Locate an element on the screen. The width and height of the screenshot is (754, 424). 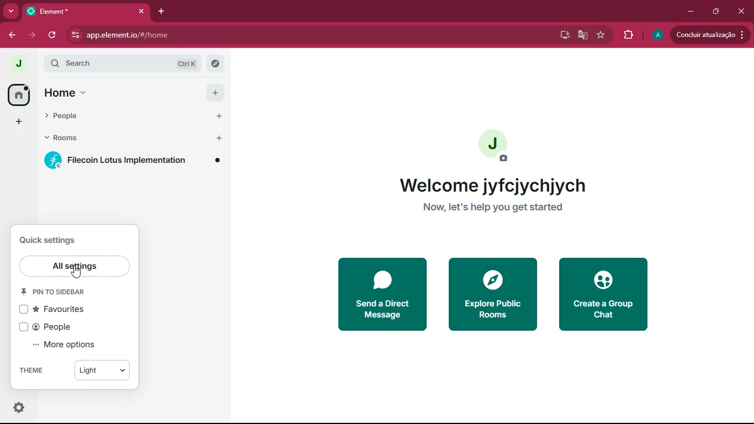
favourite is located at coordinates (602, 36).